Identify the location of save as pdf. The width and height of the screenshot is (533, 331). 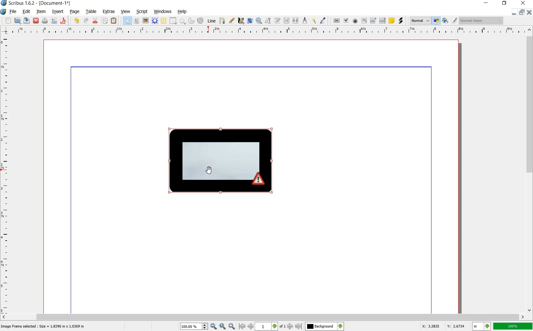
(63, 21).